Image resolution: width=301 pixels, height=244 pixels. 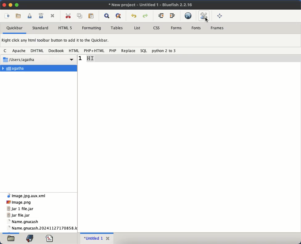 I want to click on open file, so click(x=19, y=16).